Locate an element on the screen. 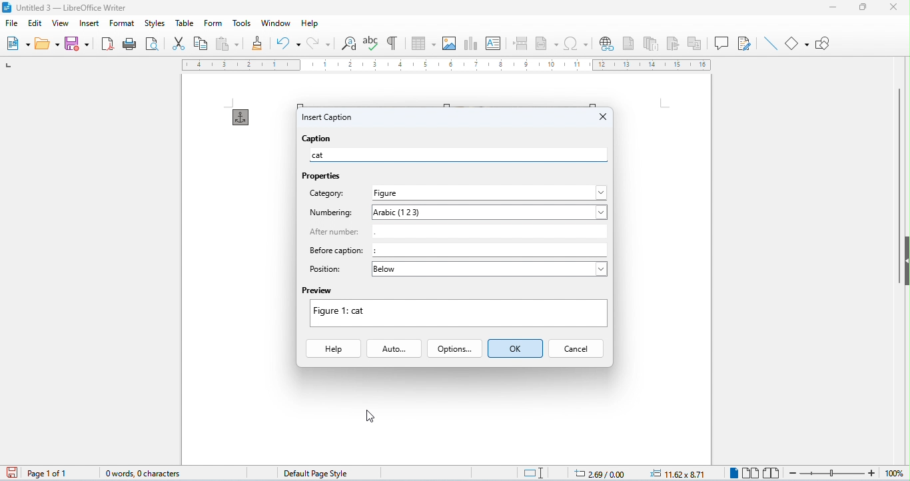 The height and width of the screenshot is (481, 910). select position is located at coordinates (491, 269).